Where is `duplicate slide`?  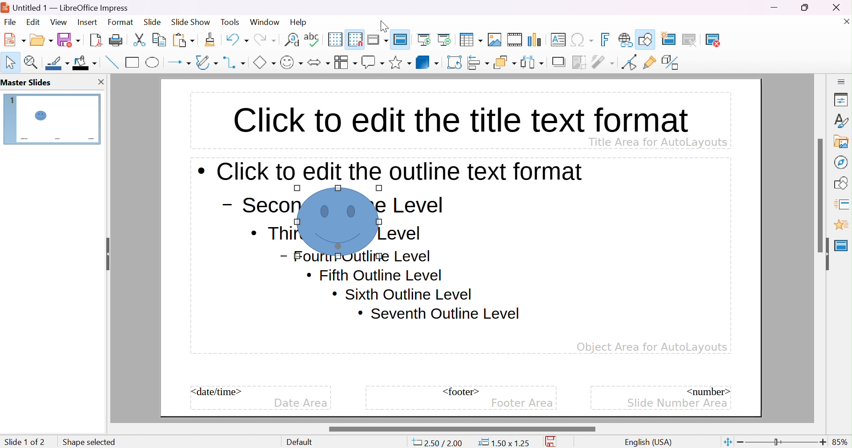 duplicate slide is located at coordinates (696, 40).